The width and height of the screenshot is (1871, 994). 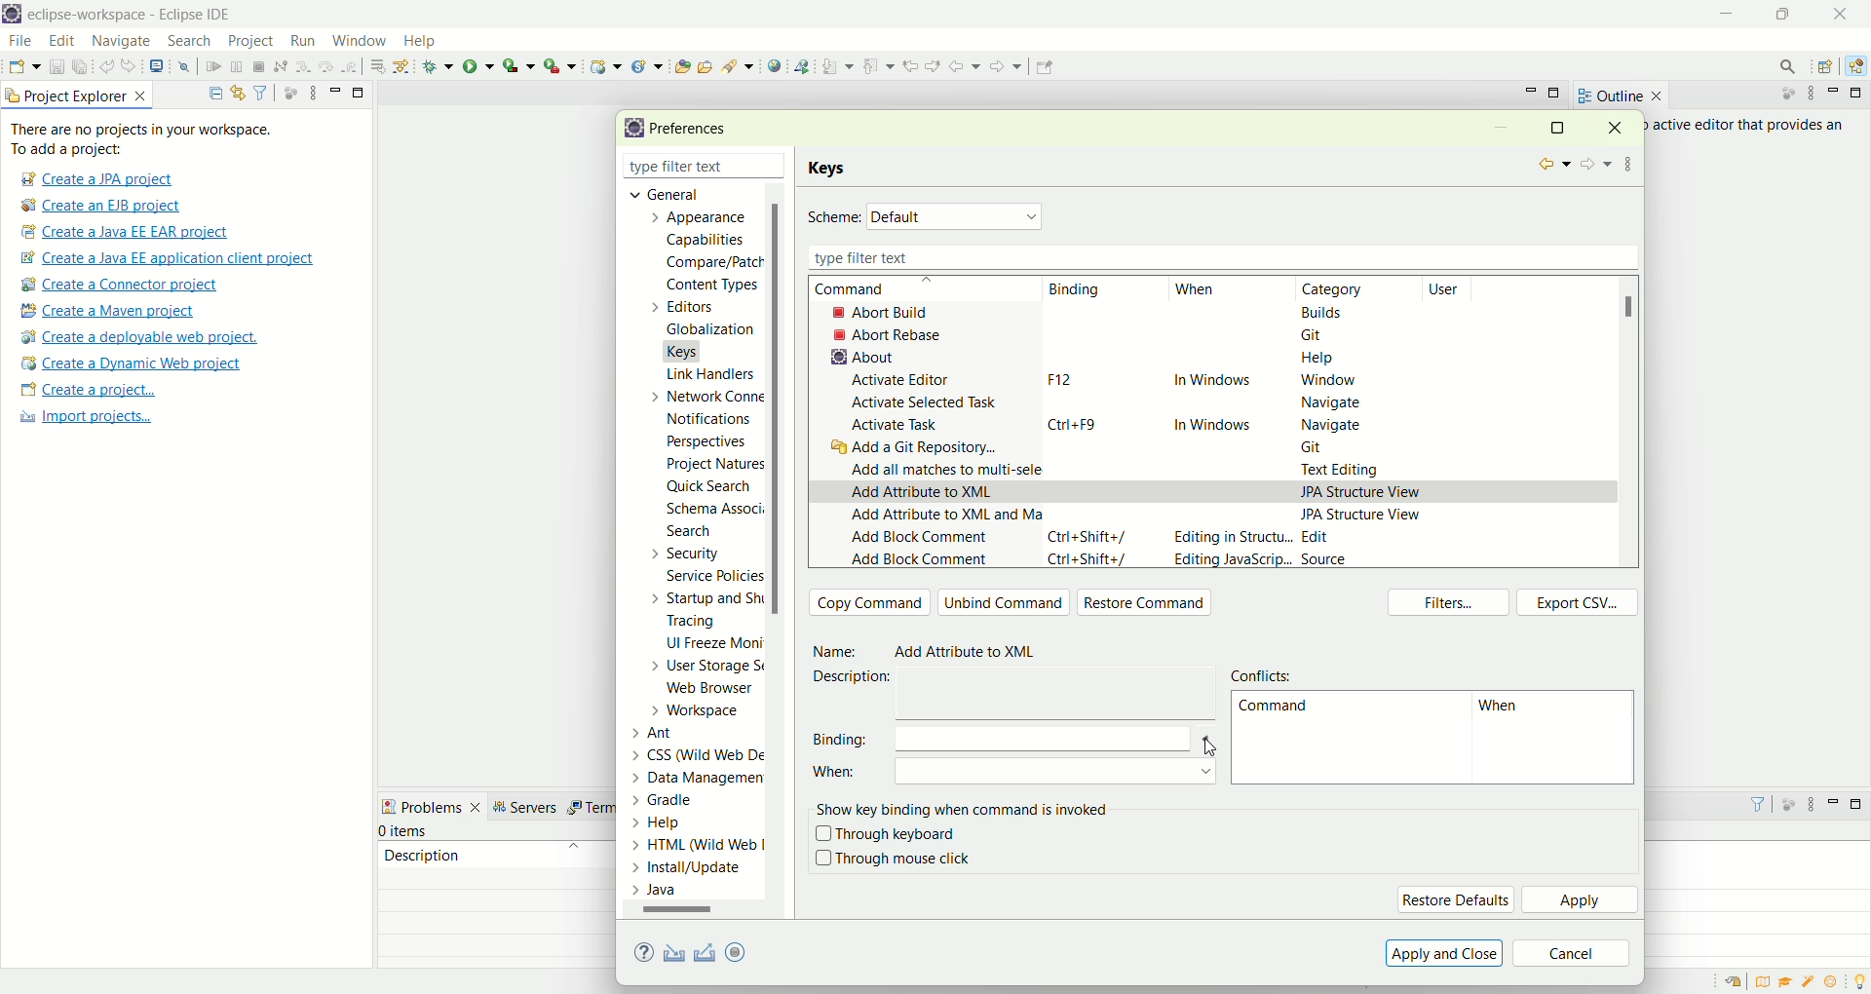 I want to click on project natures, so click(x=711, y=468).